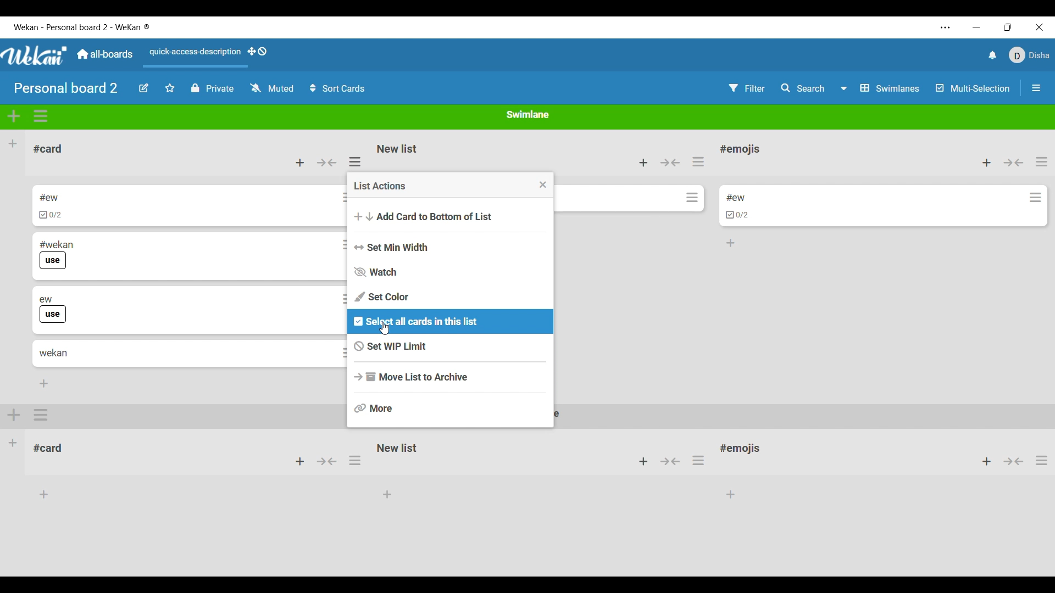  What do you see at coordinates (52, 309) in the screenshot?
I see `Card name and label` at bounding box center [52, 309].